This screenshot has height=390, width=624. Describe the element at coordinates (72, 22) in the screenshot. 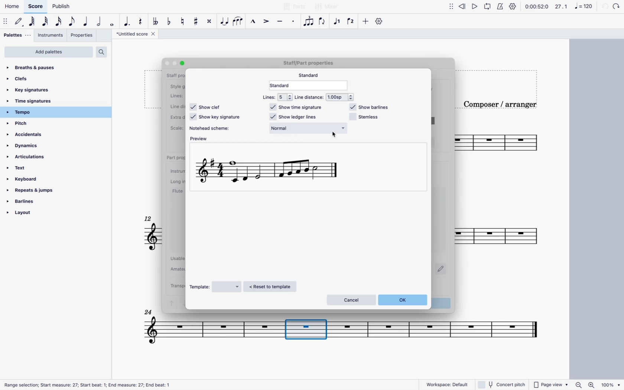

I see `eighth note` at that location.